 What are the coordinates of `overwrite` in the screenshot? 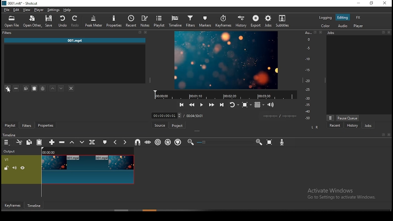 It's located at (83, 142).